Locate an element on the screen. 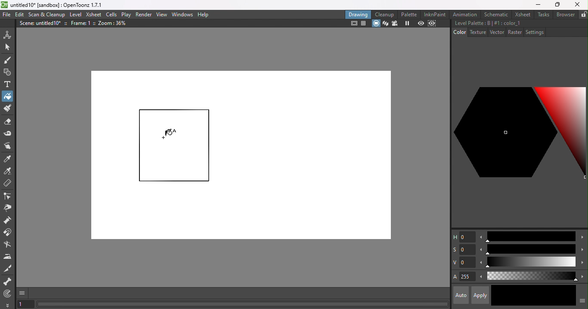 The height and width of the screenshot is (309, 588). Tape tool is located at coordinates (8, 135).